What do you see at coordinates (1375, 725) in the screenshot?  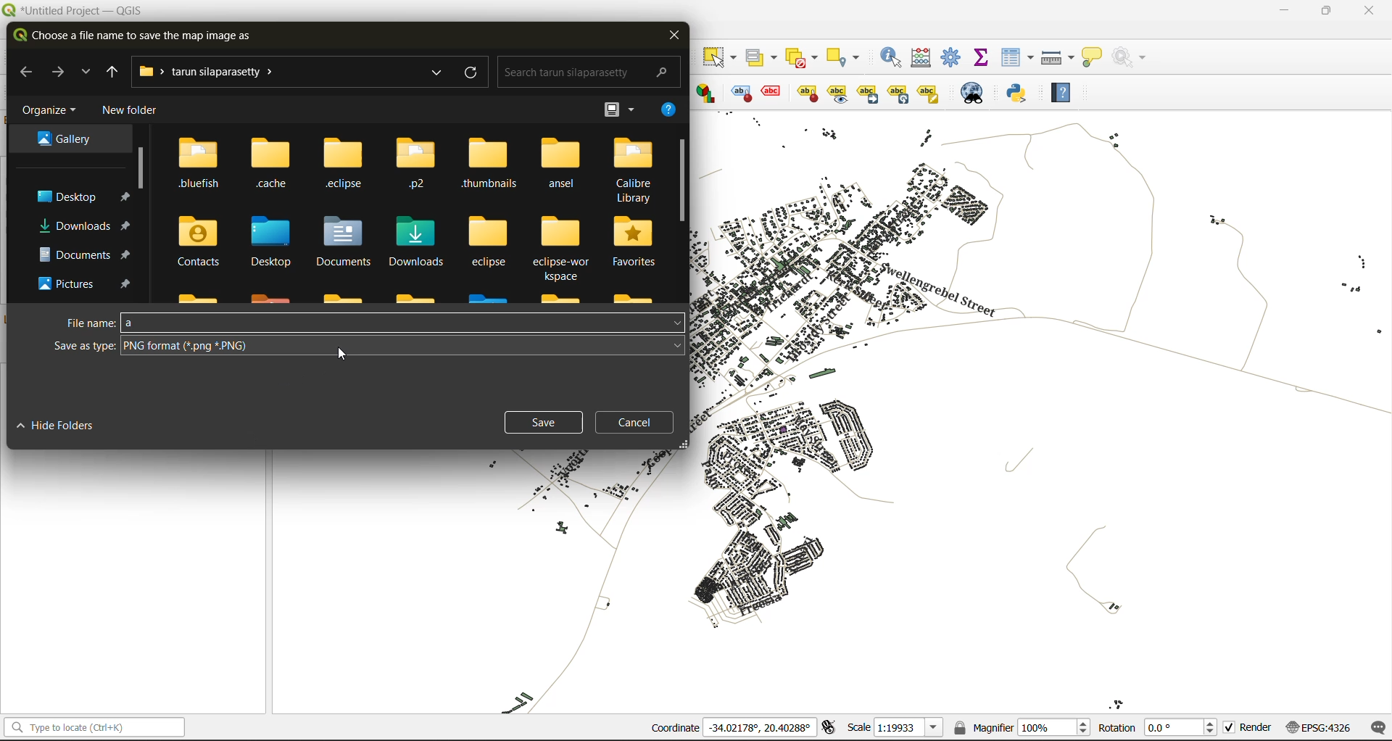 I see `log messages` at bounding box center [1375, 725].